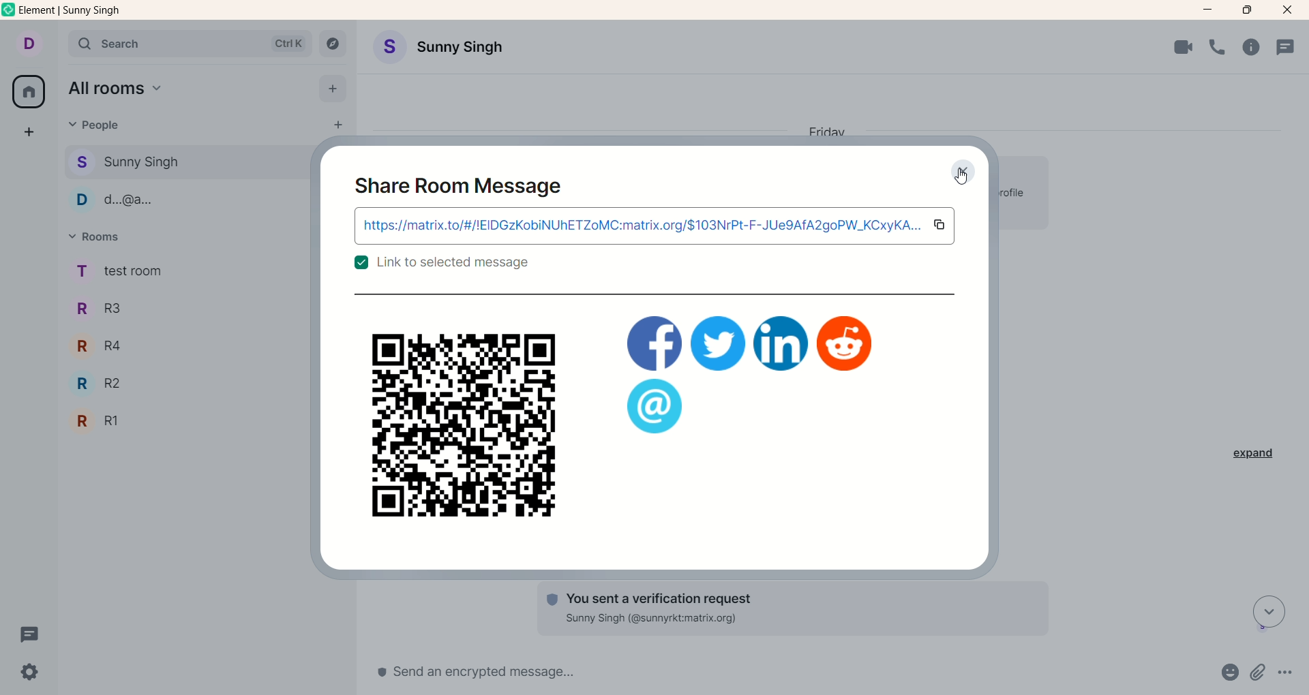  What do you see at coordinates (437, 48) in the screenshot?
I see `Account` at bounding box center [437, 48].